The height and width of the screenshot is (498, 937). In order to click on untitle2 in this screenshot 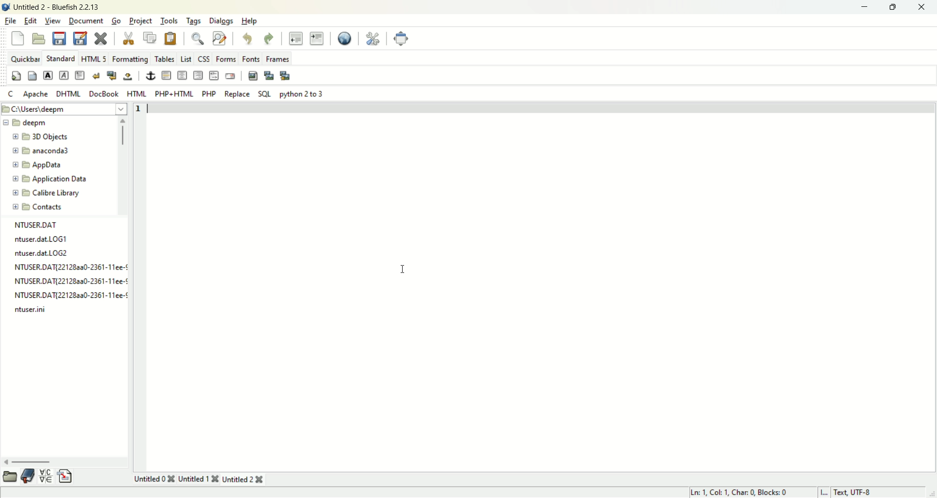, I will do `click(245, 479)`.